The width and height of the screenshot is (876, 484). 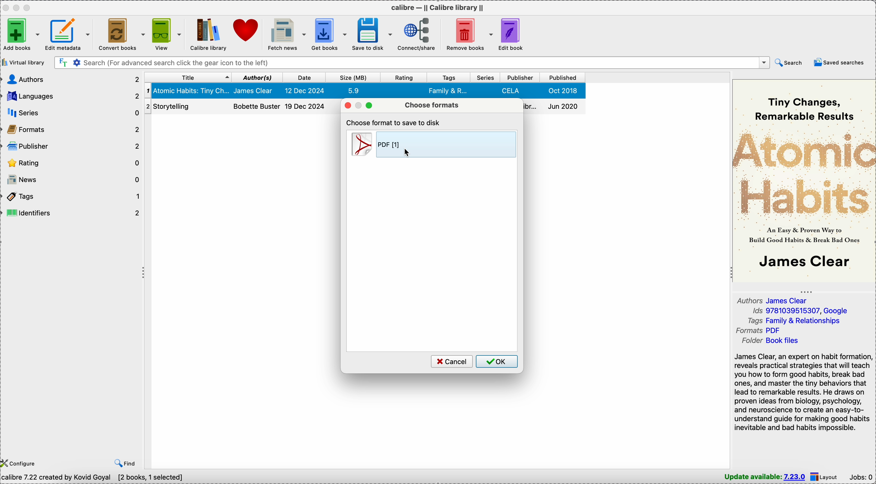 I want to click on tags, so click(x=450, y=77).